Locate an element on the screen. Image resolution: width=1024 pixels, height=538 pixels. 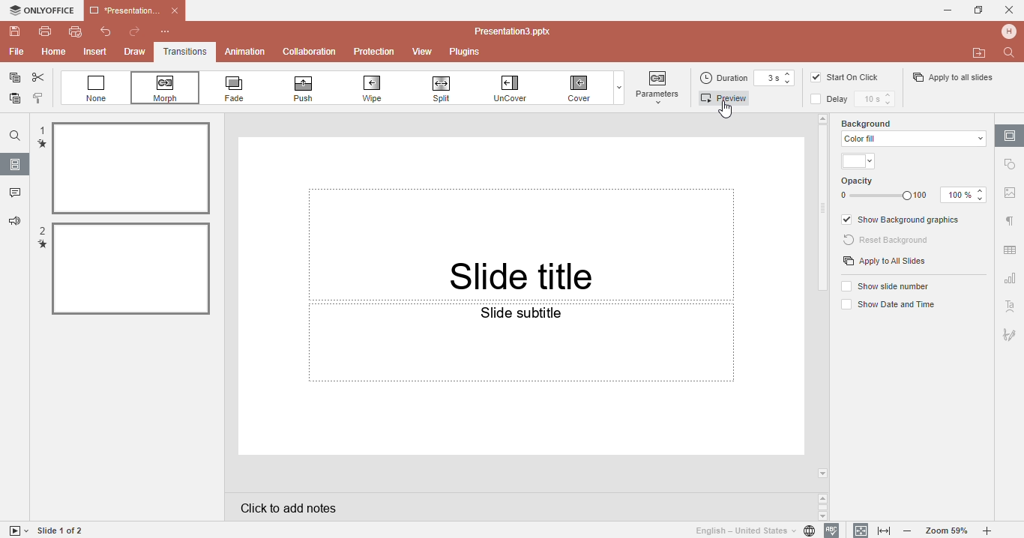
Apply to all slides is located at coordinates (885, 262).